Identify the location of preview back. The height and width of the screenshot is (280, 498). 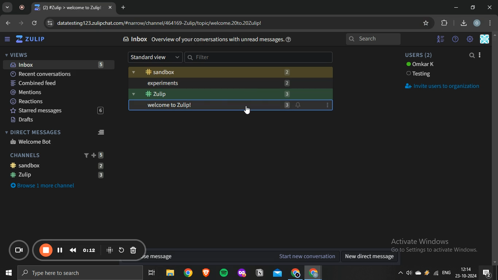
(73, 250).